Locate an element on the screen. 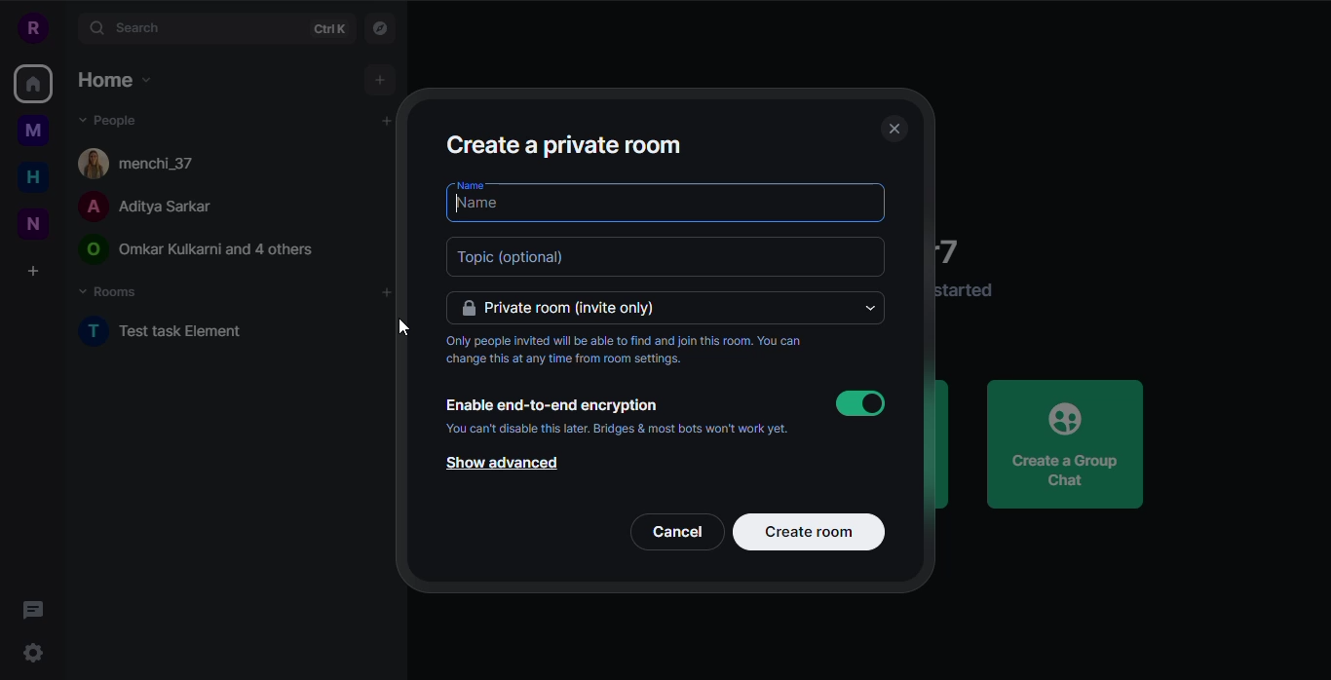  home is located at coordinates (31, 86).